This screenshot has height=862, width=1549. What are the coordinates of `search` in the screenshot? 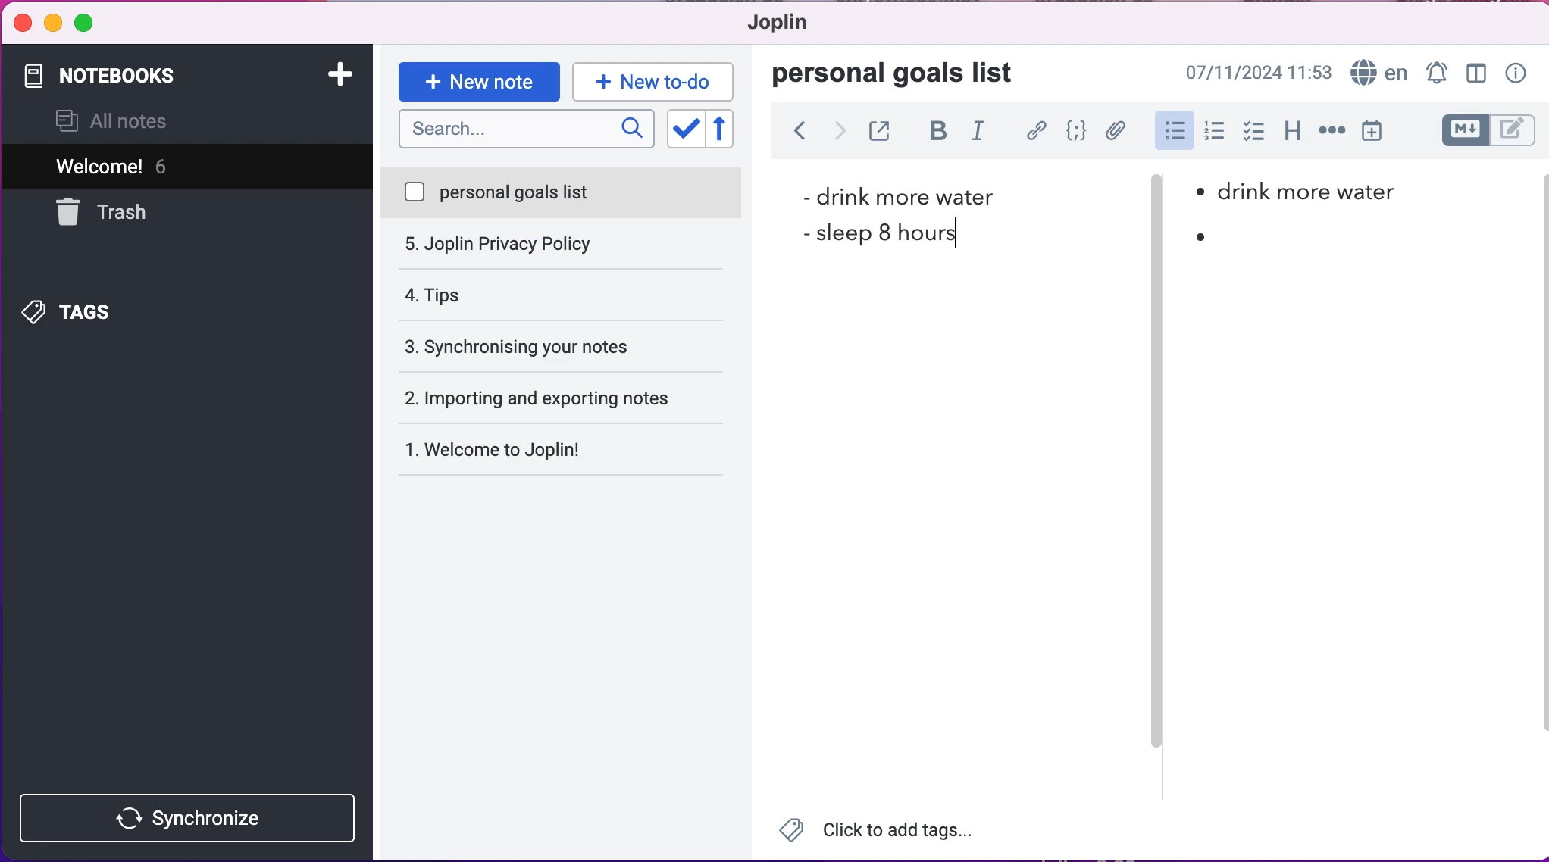 It's located at (524, 131).